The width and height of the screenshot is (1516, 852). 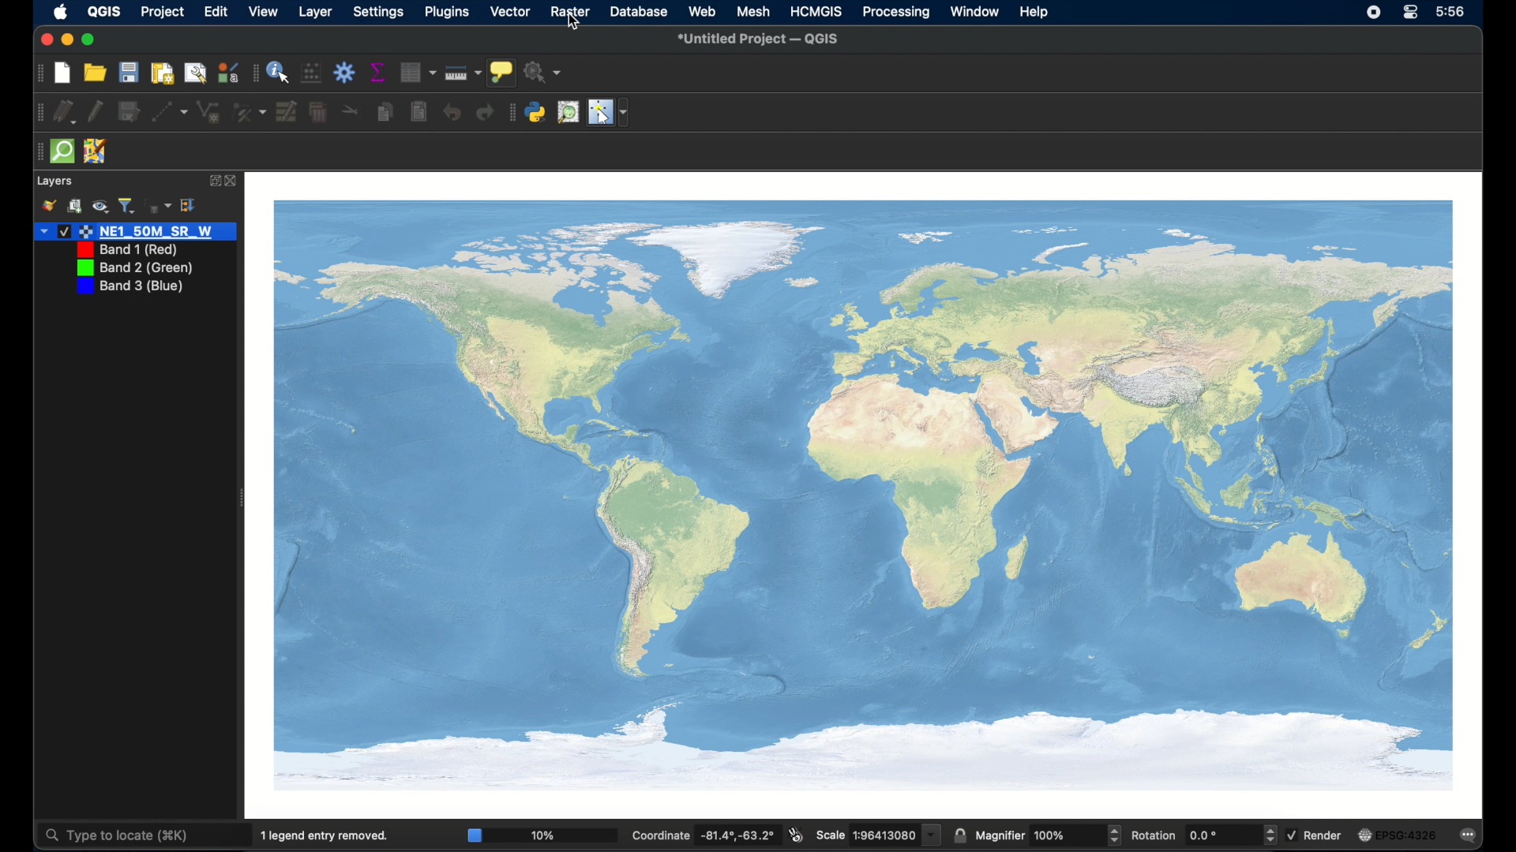 I want to click on drag handle, so click(x=38, y=112).